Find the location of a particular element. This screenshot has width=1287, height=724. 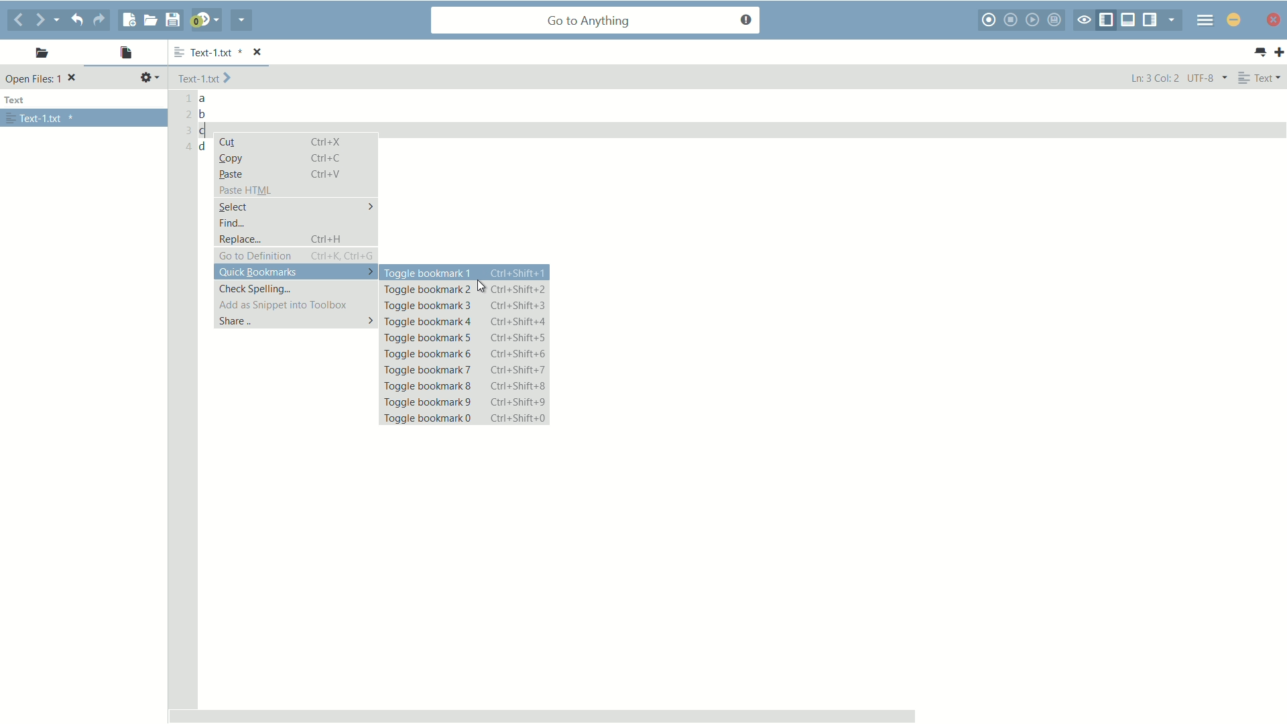

text is located at coordinates (17, 101).